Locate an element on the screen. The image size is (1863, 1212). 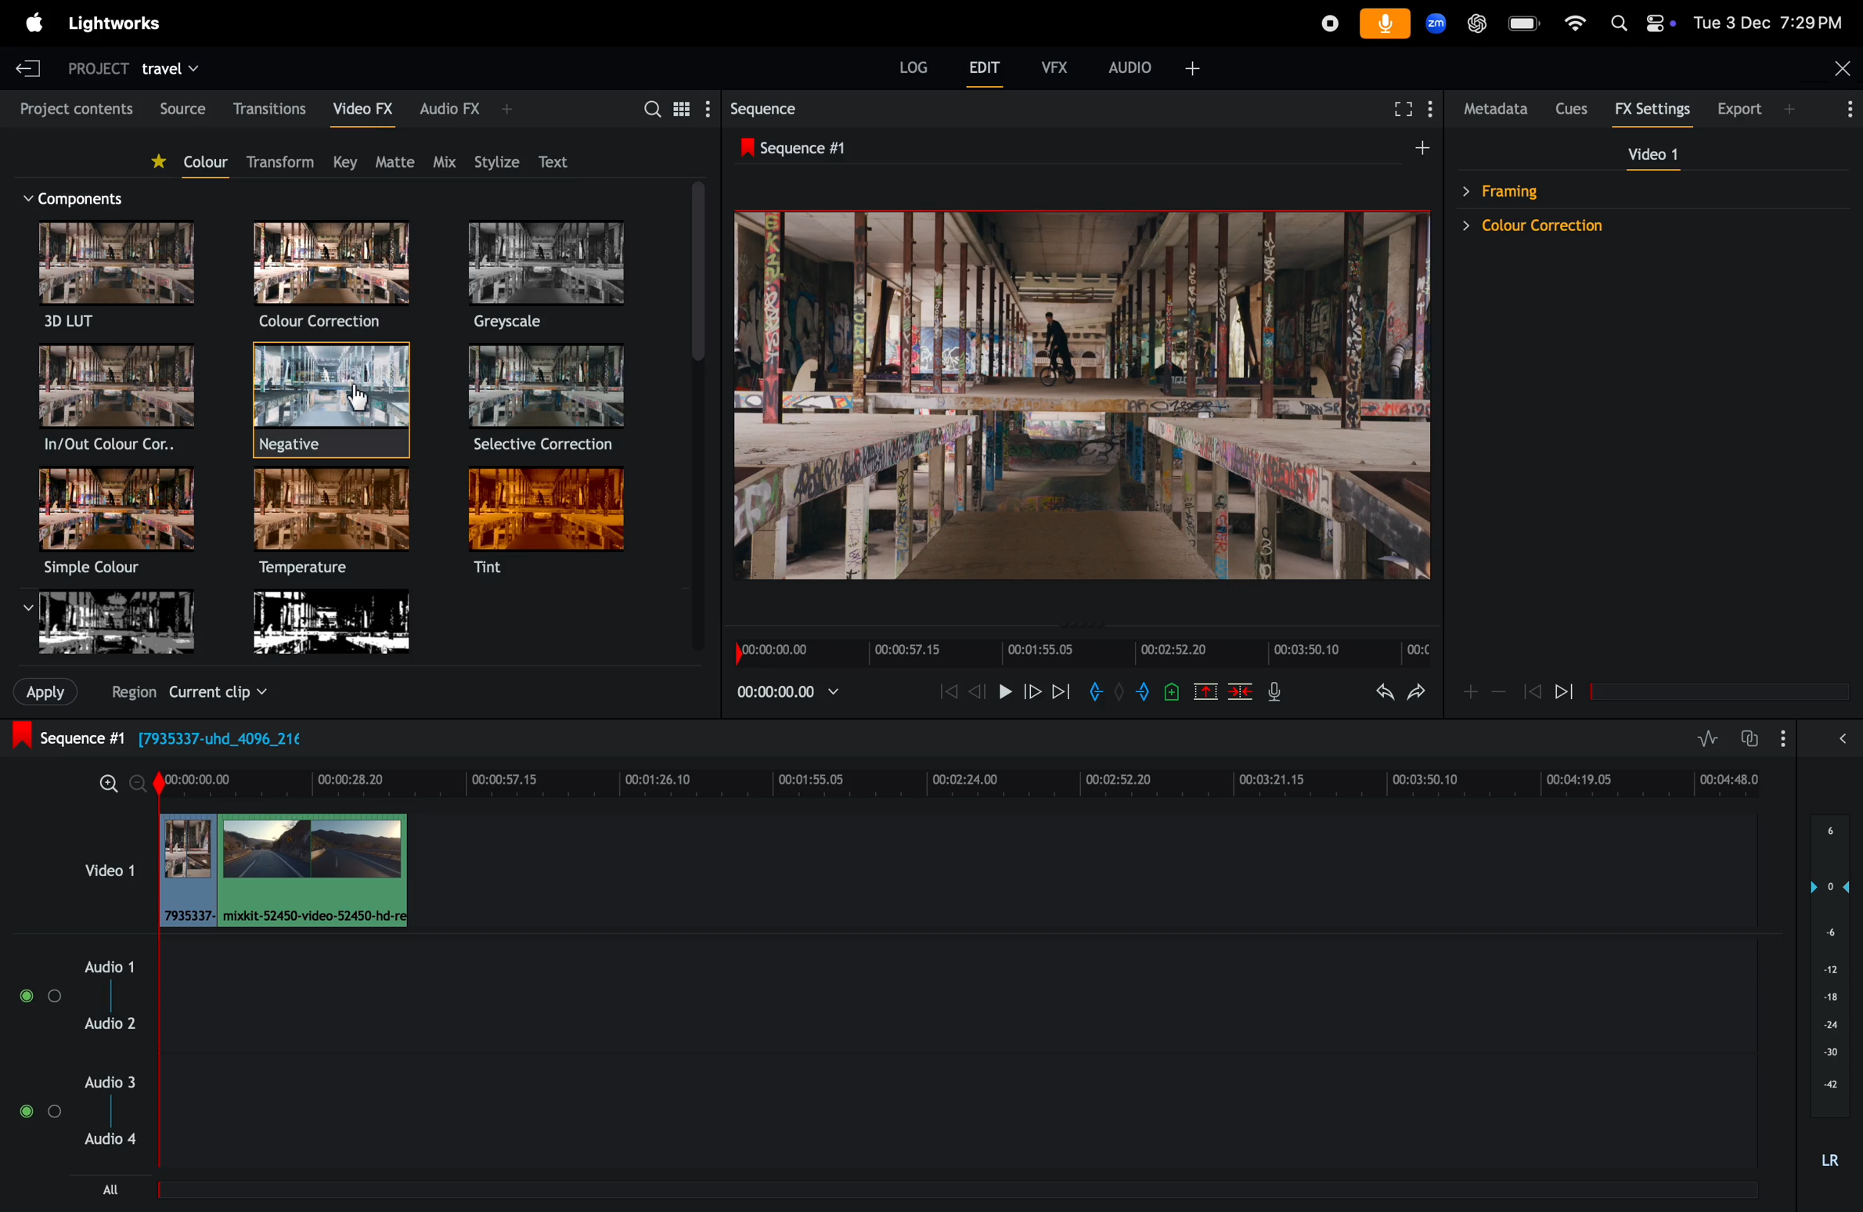
battery is located at coordinates (1525, 23).